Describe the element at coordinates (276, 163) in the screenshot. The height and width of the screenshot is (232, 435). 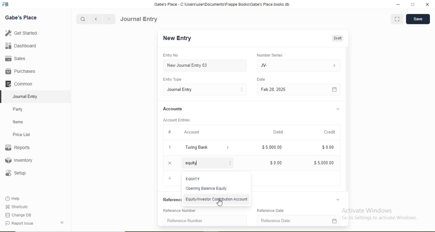
I see `$0.00` at that location.